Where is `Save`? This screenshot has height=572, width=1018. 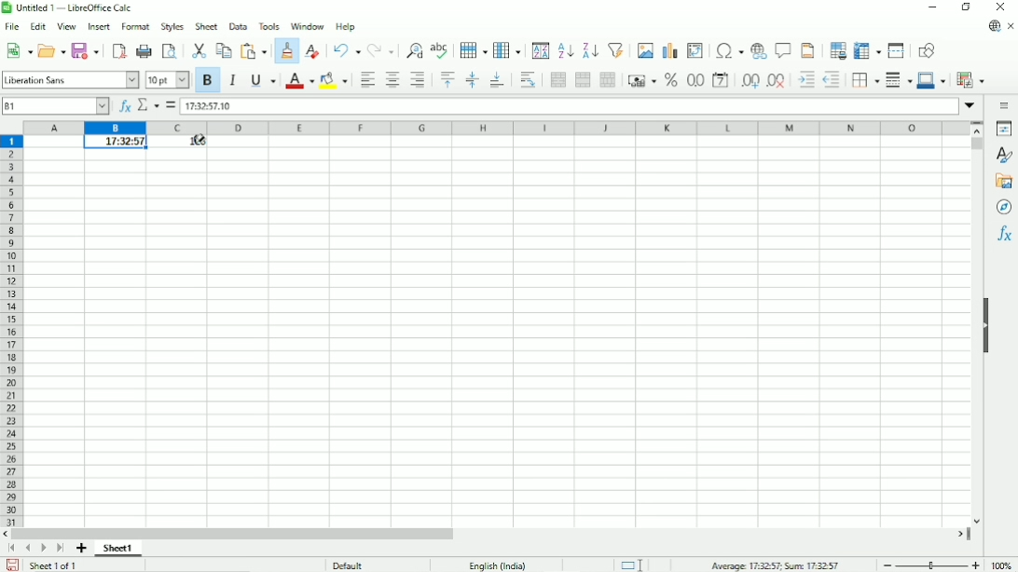 Save is located at coordinates (85, 50).